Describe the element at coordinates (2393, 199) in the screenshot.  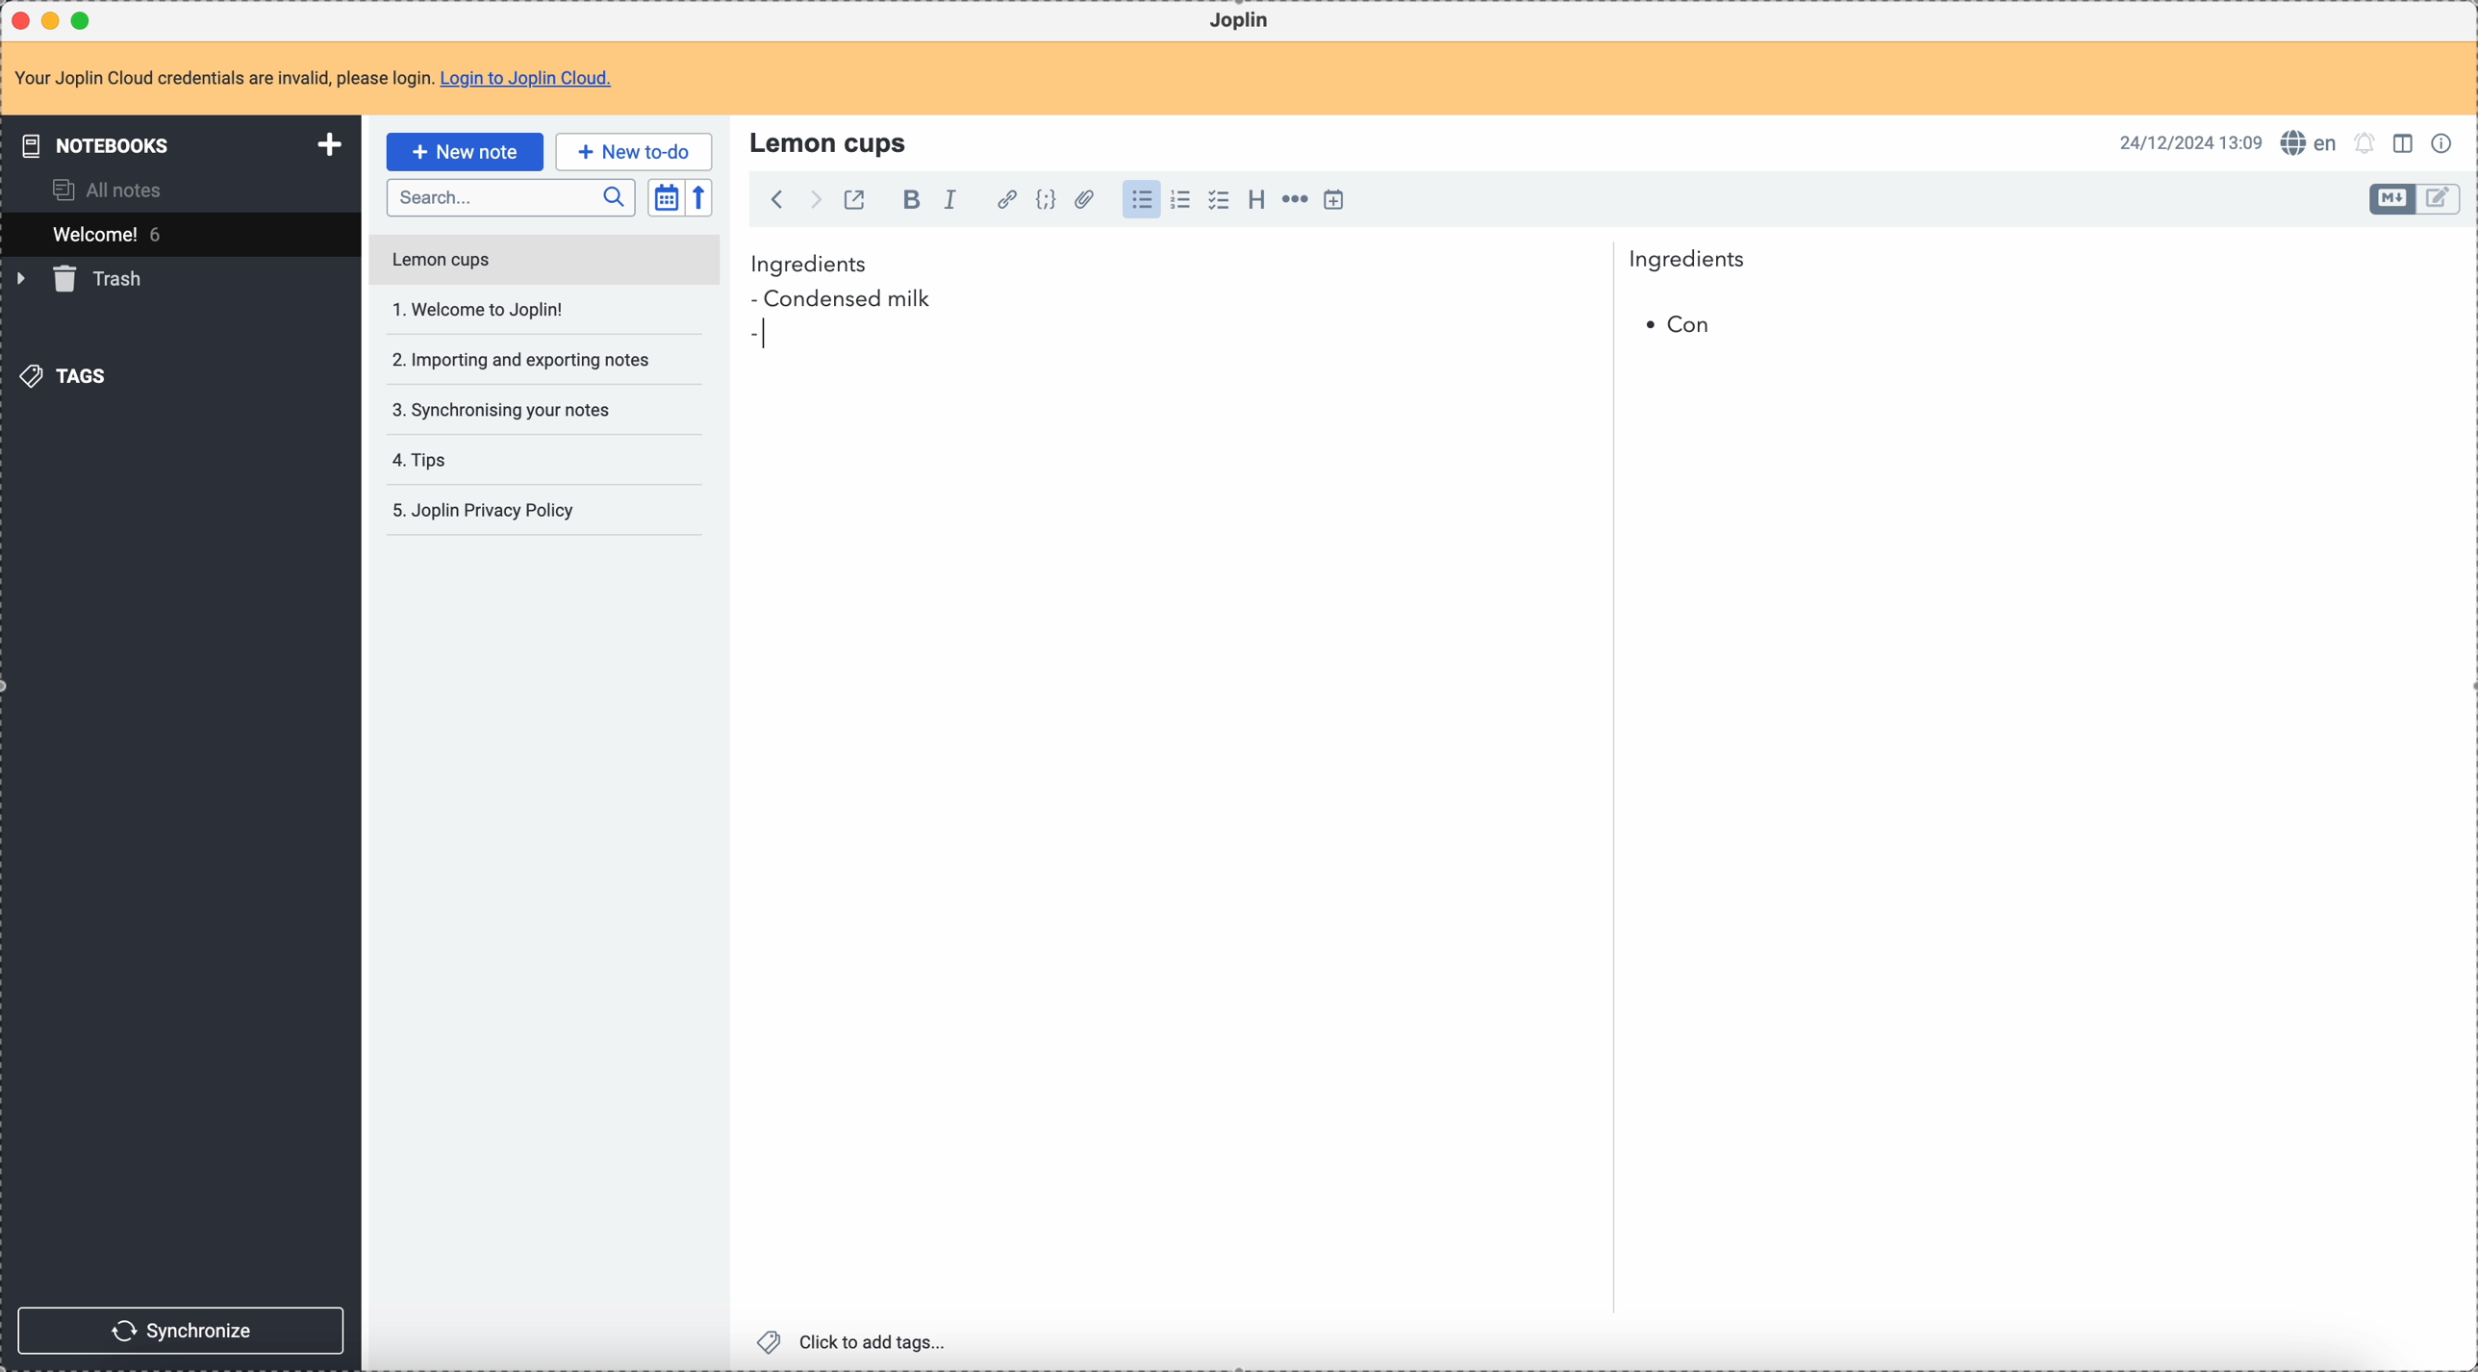
I see `toggle edit layout` at that location.